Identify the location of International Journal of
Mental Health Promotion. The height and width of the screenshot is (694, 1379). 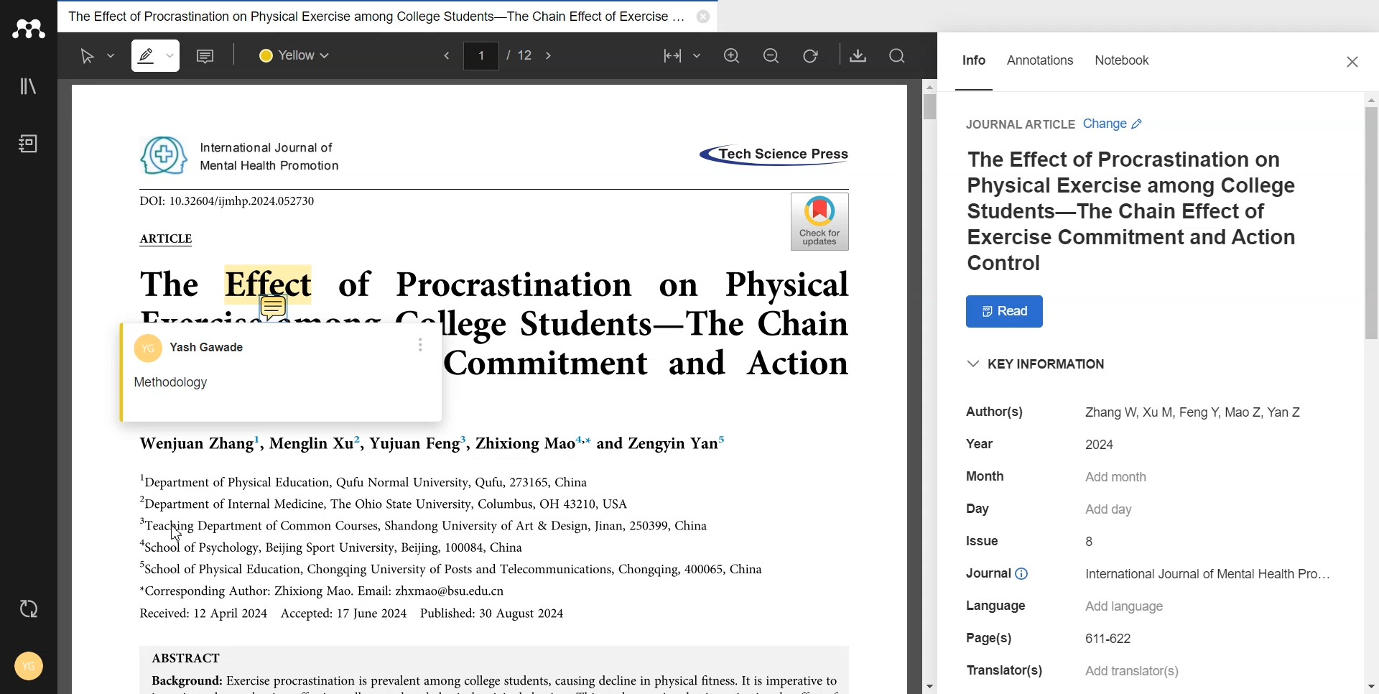
(243, 154).